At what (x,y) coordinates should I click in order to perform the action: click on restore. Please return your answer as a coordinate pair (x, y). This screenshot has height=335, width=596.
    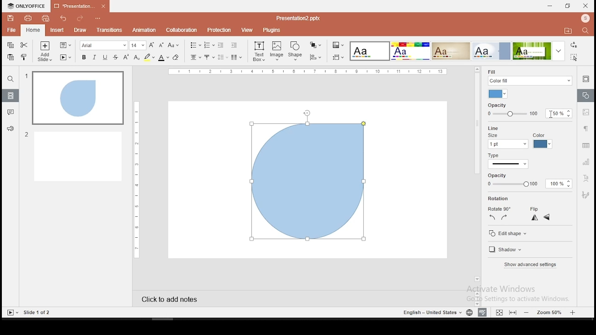
    Looking at the image, I should click on (567, 7).